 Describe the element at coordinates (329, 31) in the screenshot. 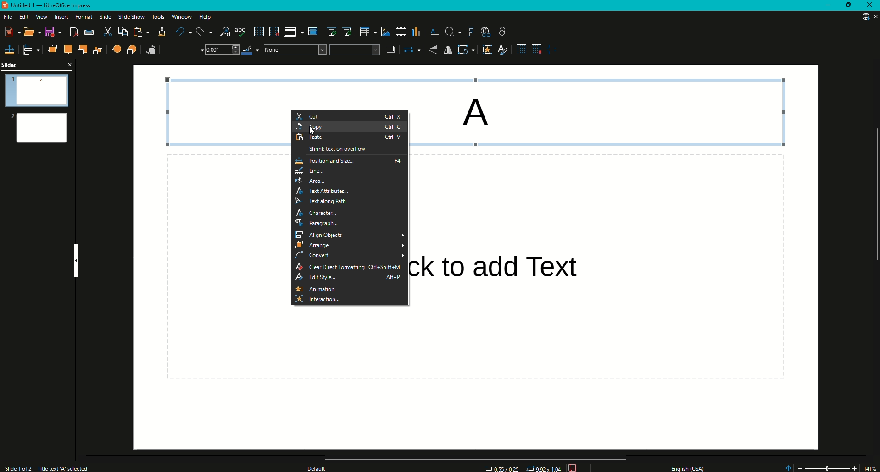

I see `Start from first slide` at that location.